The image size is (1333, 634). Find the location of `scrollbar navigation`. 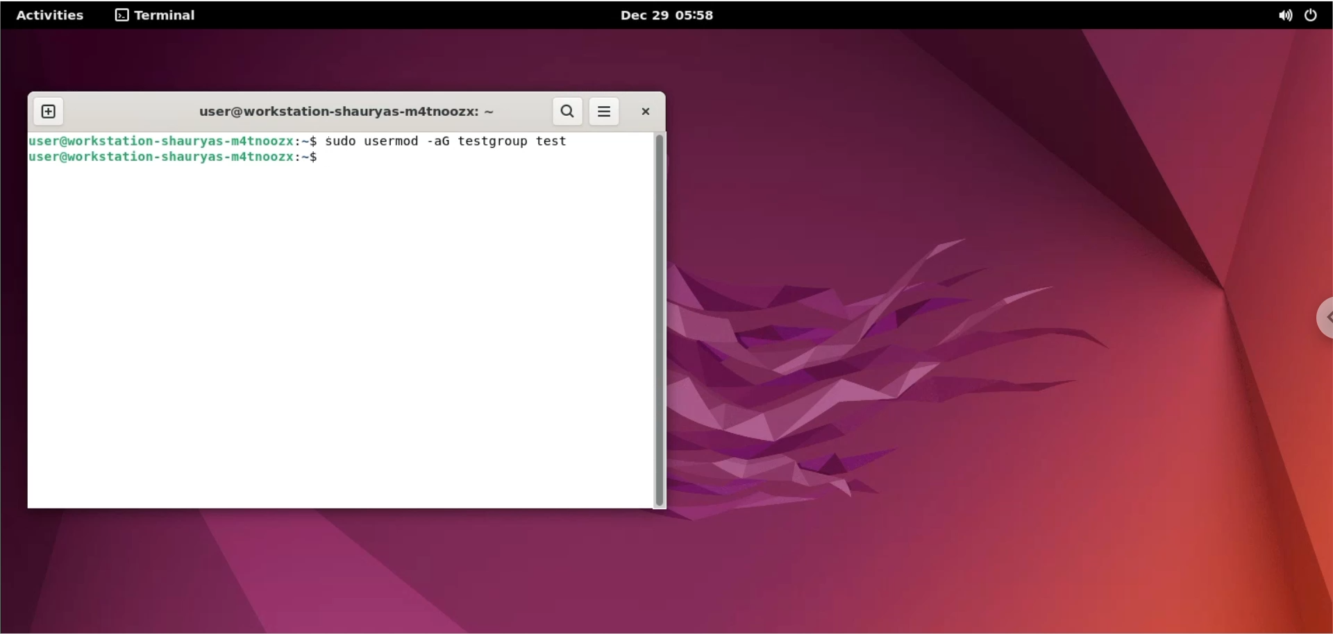

scrollbar navigation is located at coordinates (664, 321).